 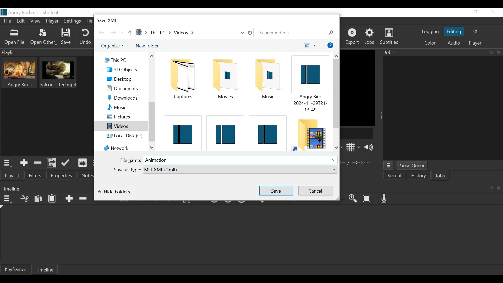 I want to click on Shotcut File, so click(x=309, y=85).